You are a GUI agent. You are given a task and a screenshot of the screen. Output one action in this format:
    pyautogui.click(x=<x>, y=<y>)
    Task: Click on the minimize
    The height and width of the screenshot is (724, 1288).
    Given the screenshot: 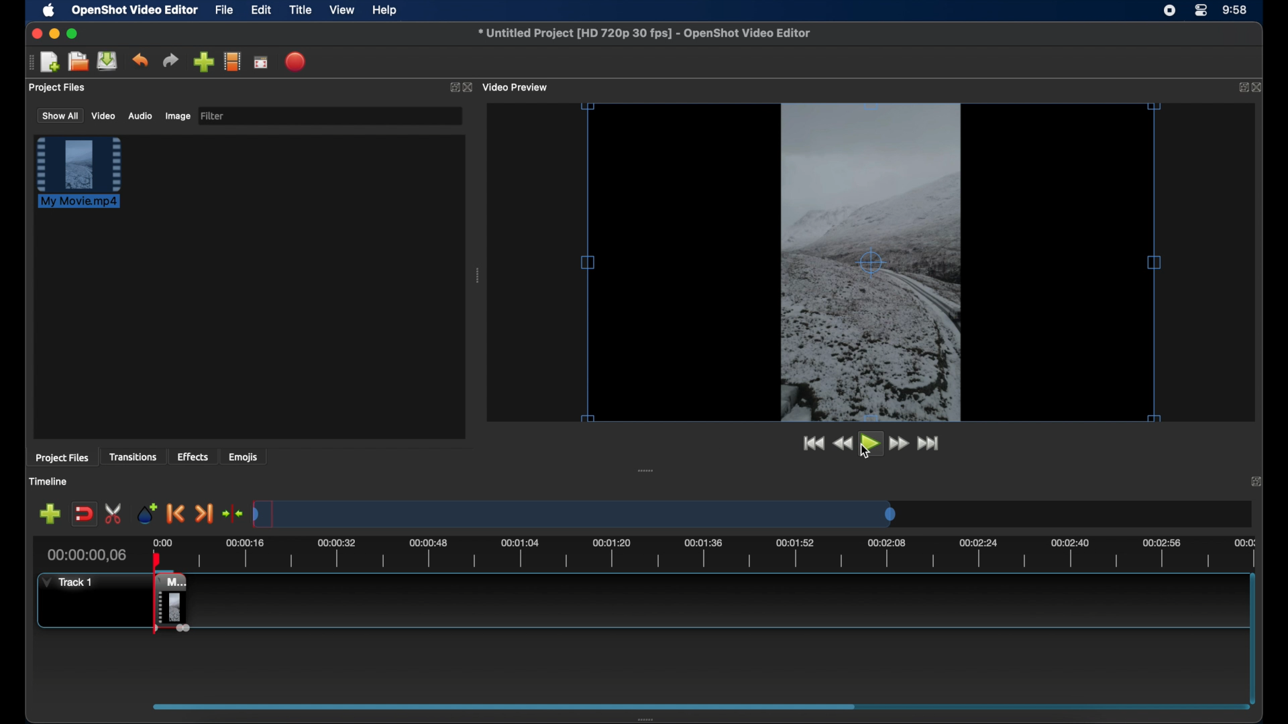 What is the action you would take?
    pyautogui.click(x=54, y=34)
    